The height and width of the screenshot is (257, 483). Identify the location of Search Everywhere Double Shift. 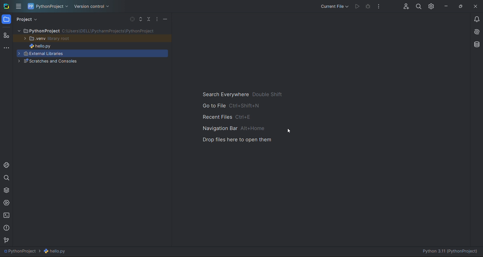
(238, 95).